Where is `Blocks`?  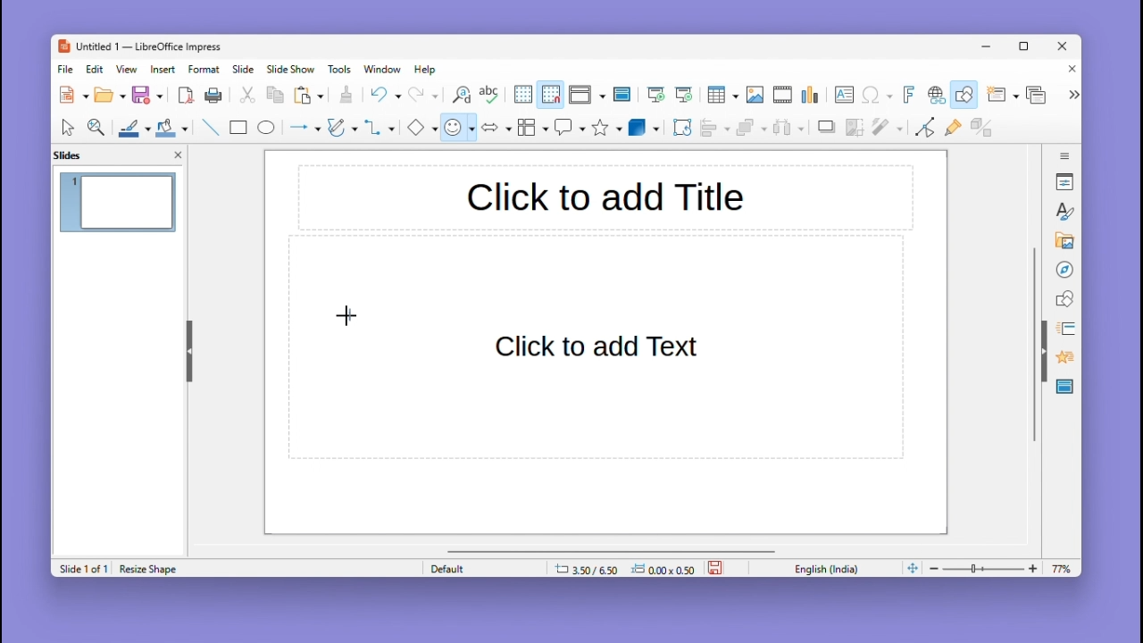
Blocks is located at coordinates (533, 127).